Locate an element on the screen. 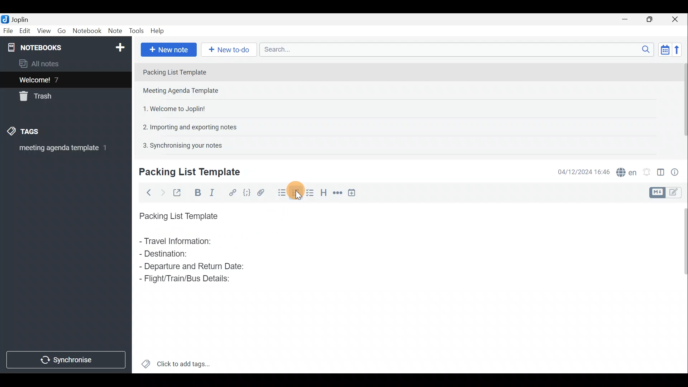 This screenshot has height=387, width=688. Toggle editor layout is located at coordinates (660, 170).